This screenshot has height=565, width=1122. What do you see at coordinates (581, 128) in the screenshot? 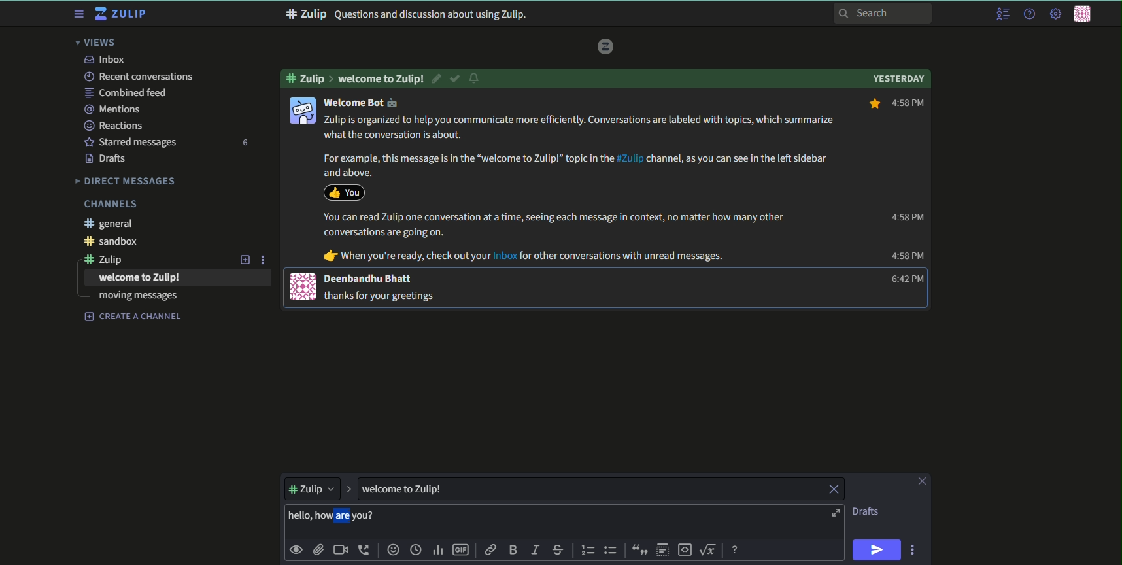
I see ` Zulip is organized to help you communicate more efficiently. Conversations are labeled with topics, which summarize what the conversation is about.` at bounding box center [581, 128].